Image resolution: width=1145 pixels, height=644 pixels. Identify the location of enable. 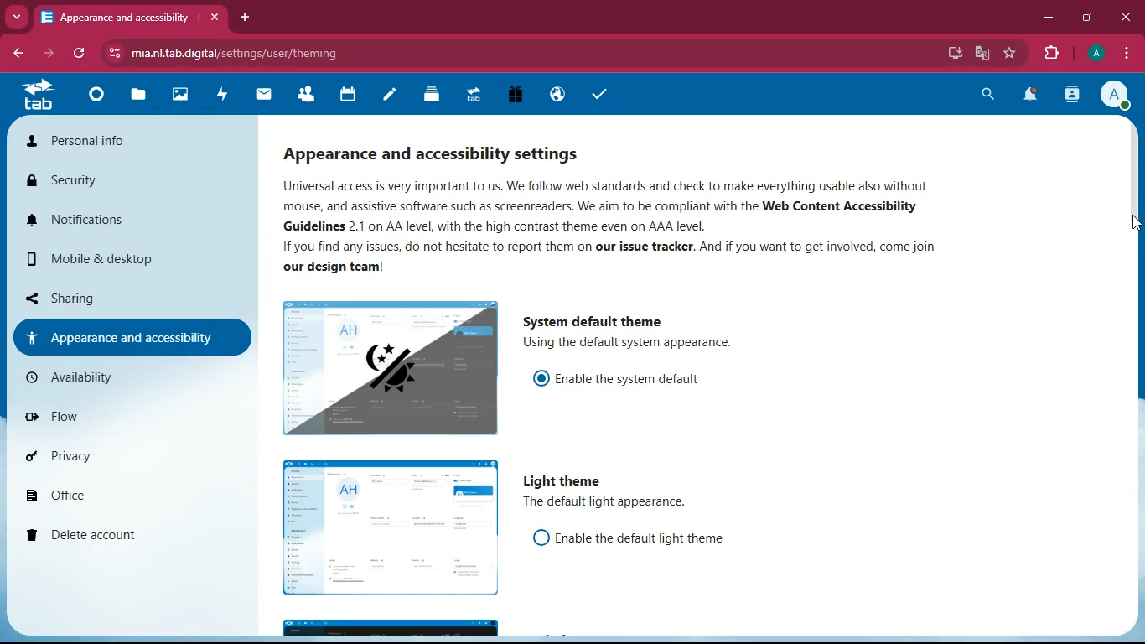
(635, 378).